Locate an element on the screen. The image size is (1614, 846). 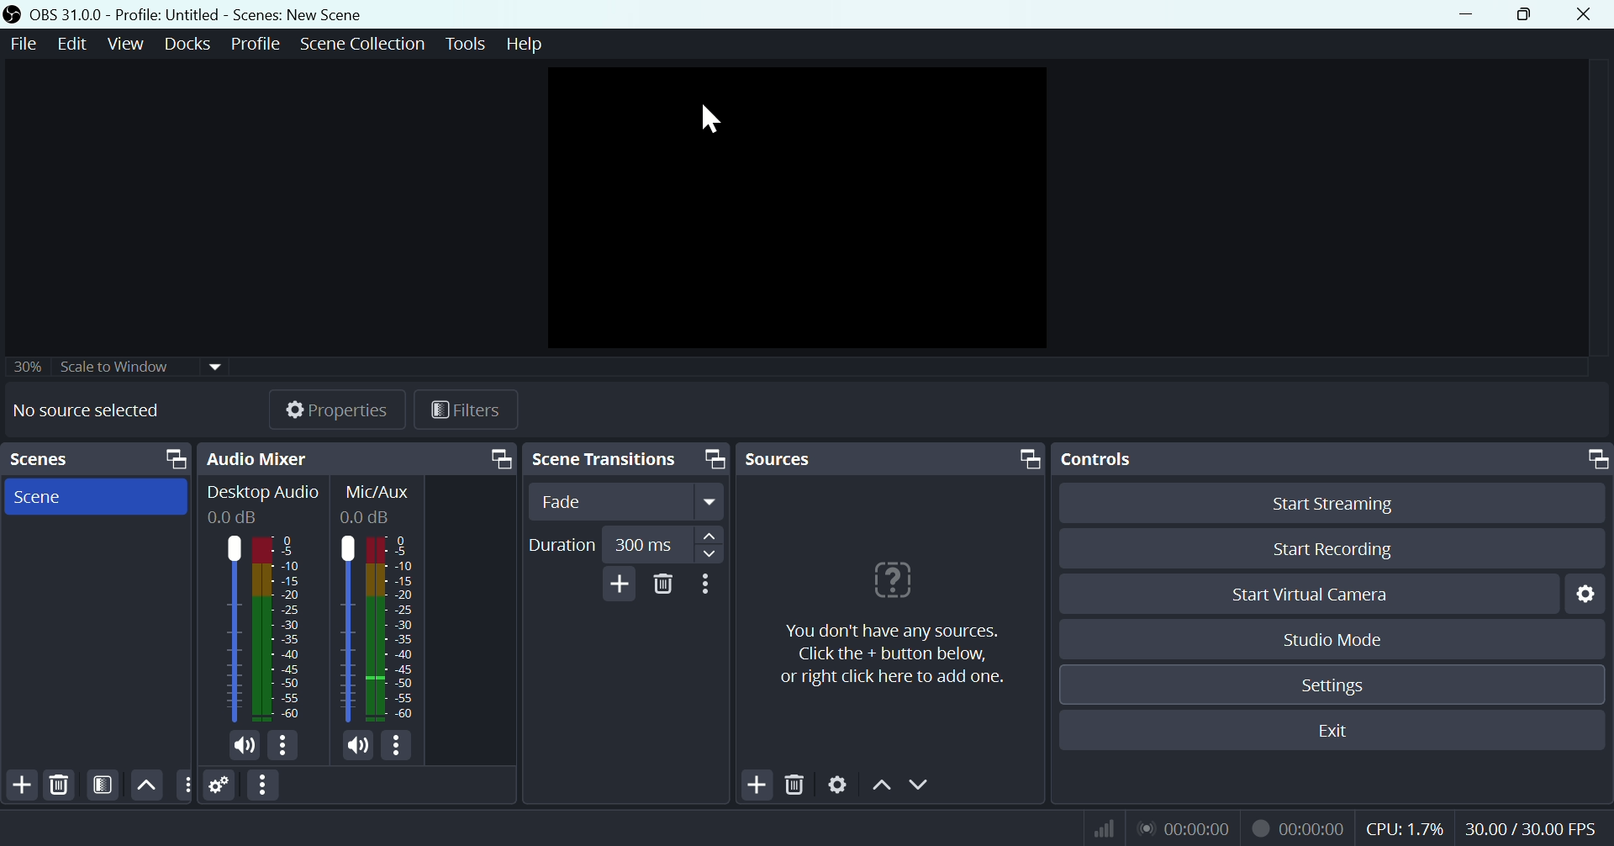
volume is located at coordinates (353, 747).